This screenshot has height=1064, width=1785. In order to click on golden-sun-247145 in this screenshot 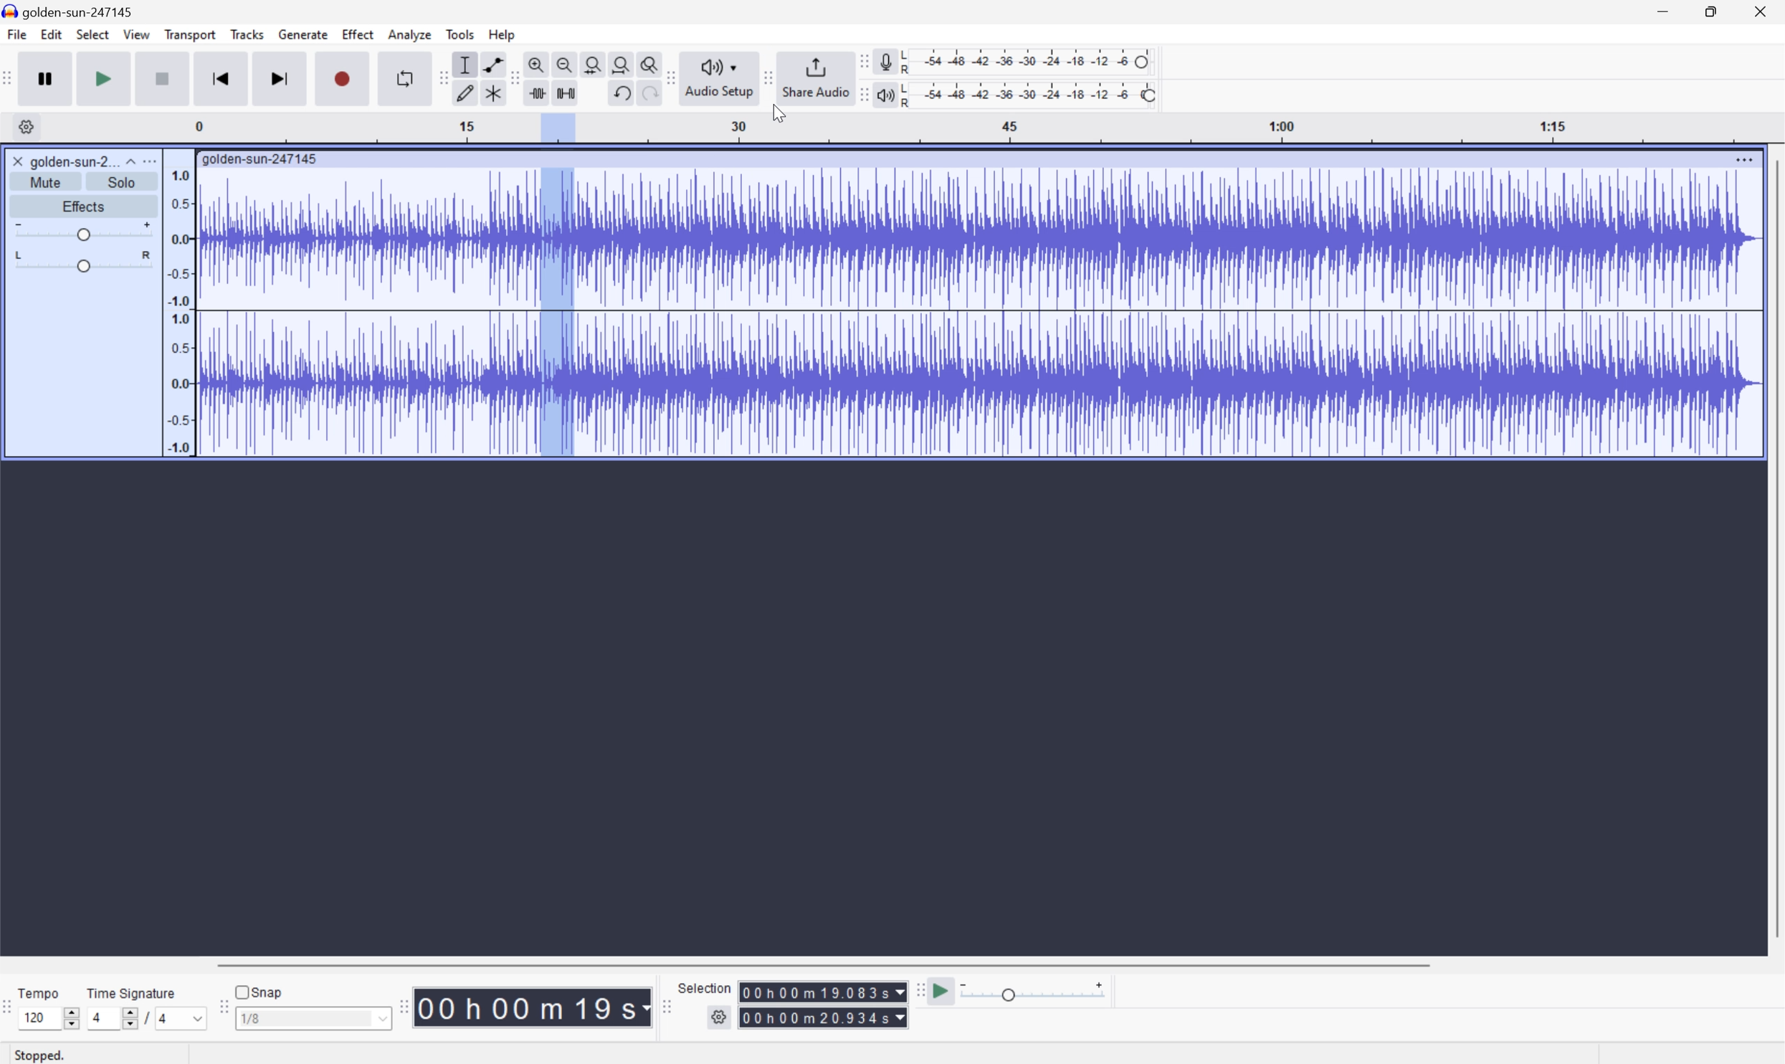, I will do `click(72, 11)`.